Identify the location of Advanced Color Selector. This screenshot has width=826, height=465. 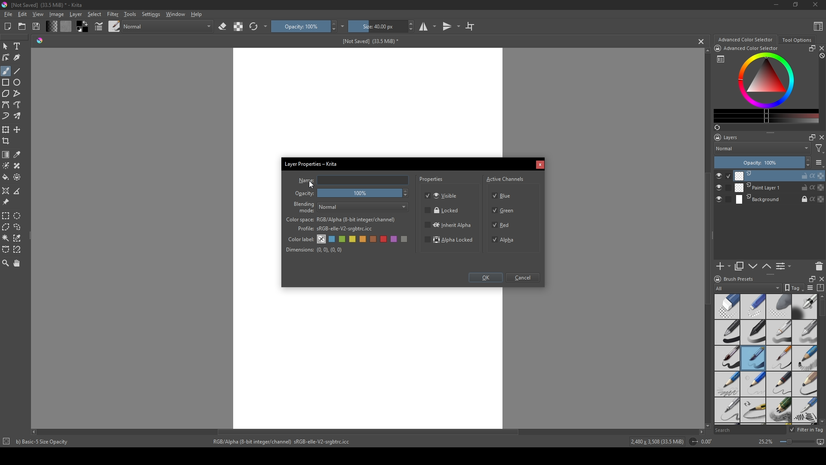
(751, 49).